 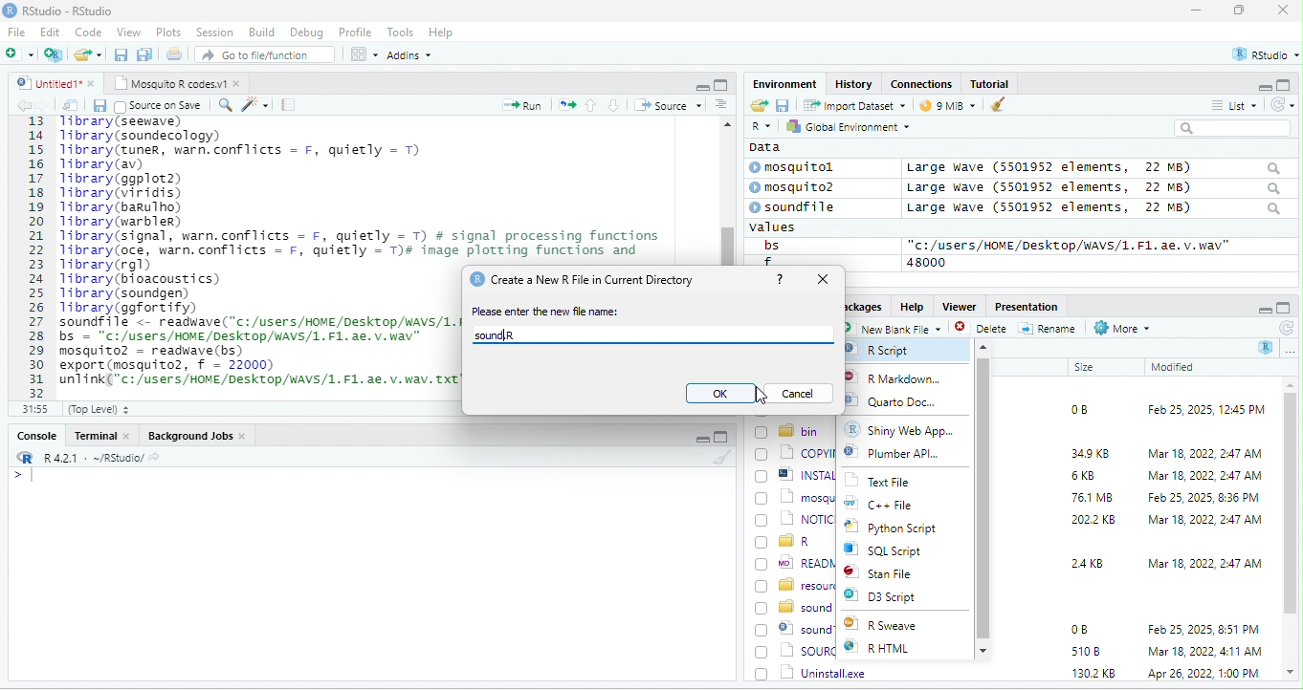 What do you see at coordinates (27, 106) in the screenshot?
I see `back` at bounding box center [27, 106].